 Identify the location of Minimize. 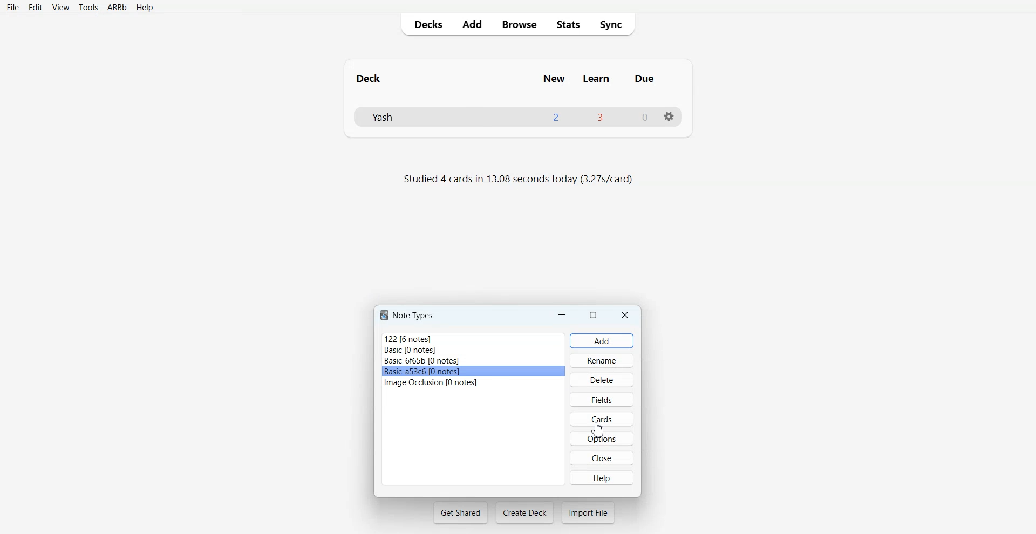
(562, 314).